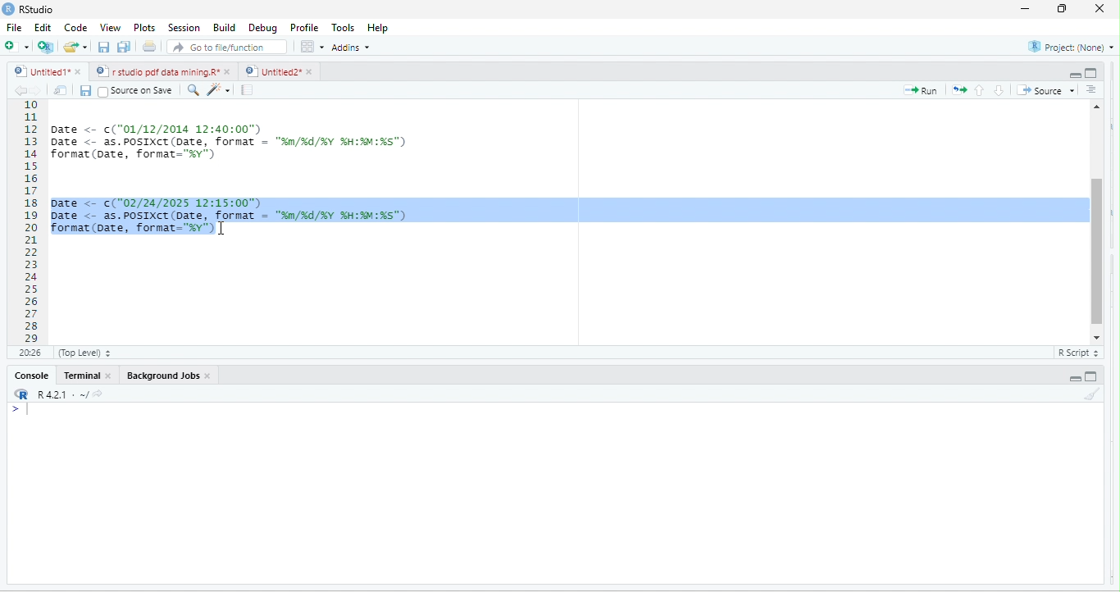 The image size is (1120, 592). Describe the element at coordinates (10, 8) in the screenshot. I see `rs studio logo` at that location.